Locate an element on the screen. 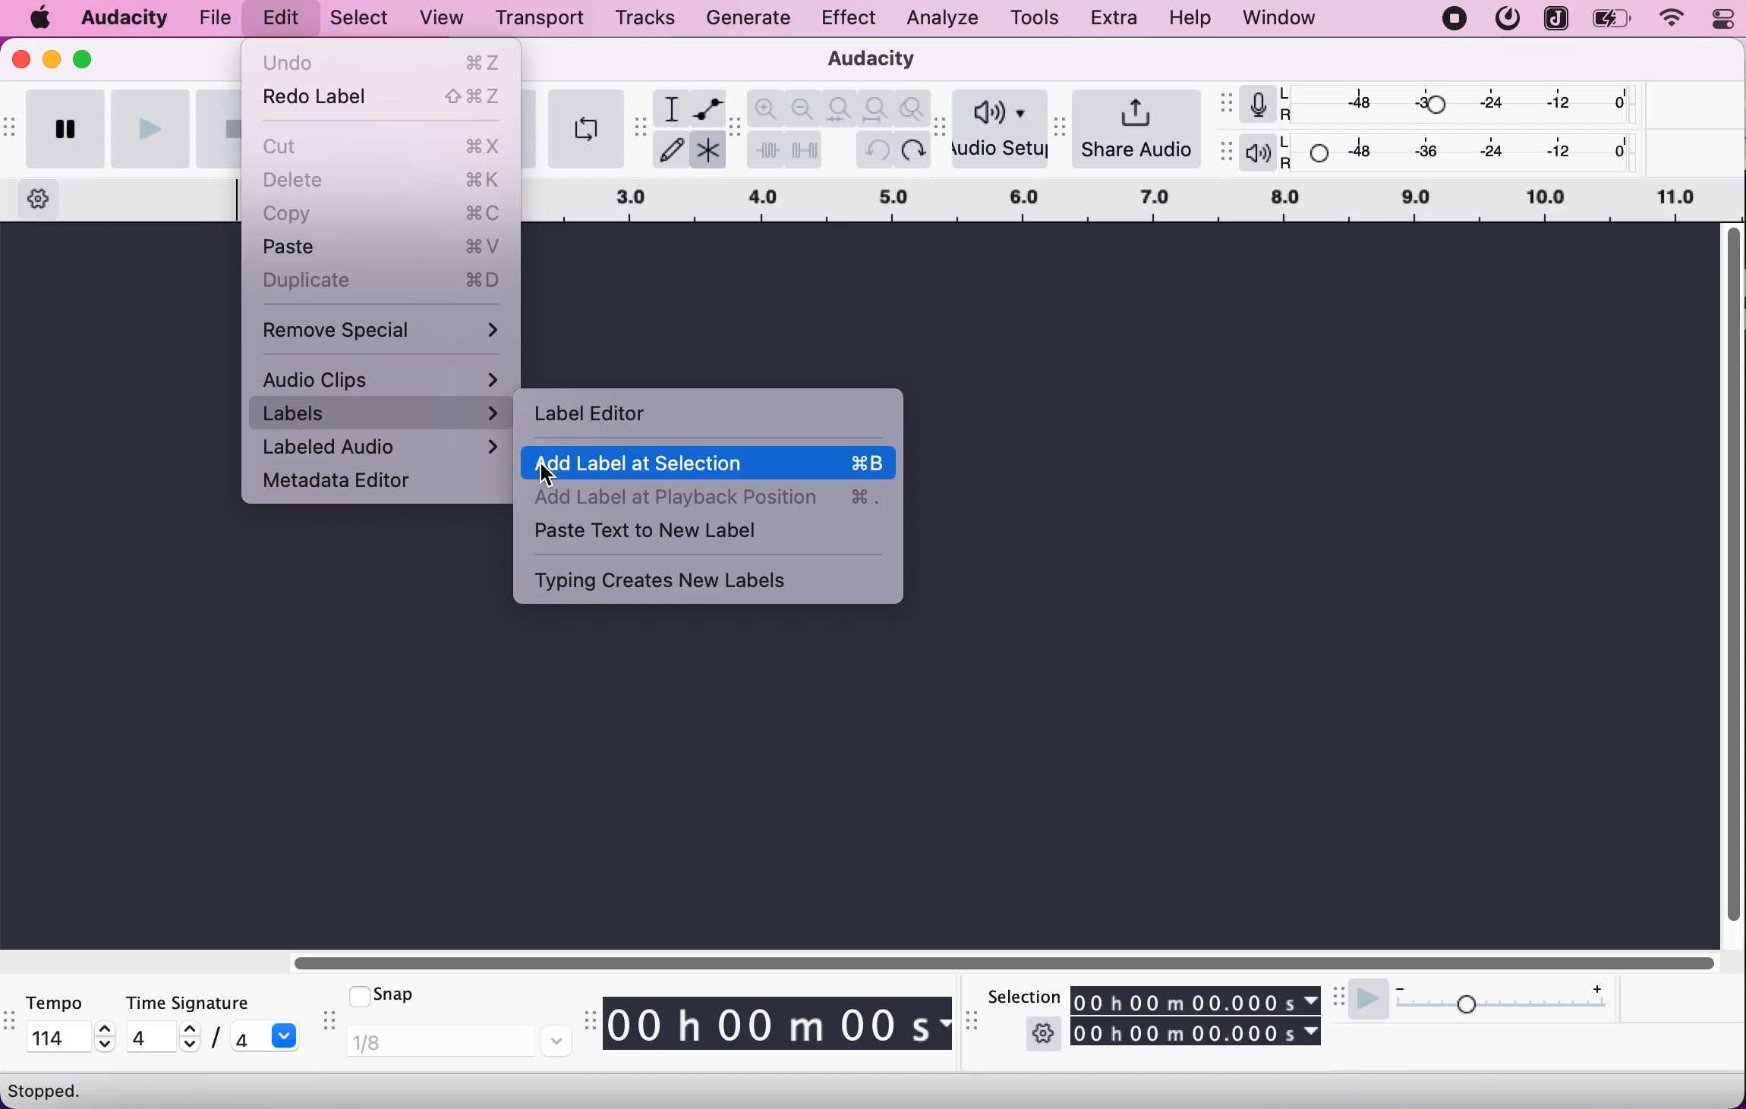 The height and width of the screenshot is (1109, 1746). 4 is located at coordinates (147, 1036).